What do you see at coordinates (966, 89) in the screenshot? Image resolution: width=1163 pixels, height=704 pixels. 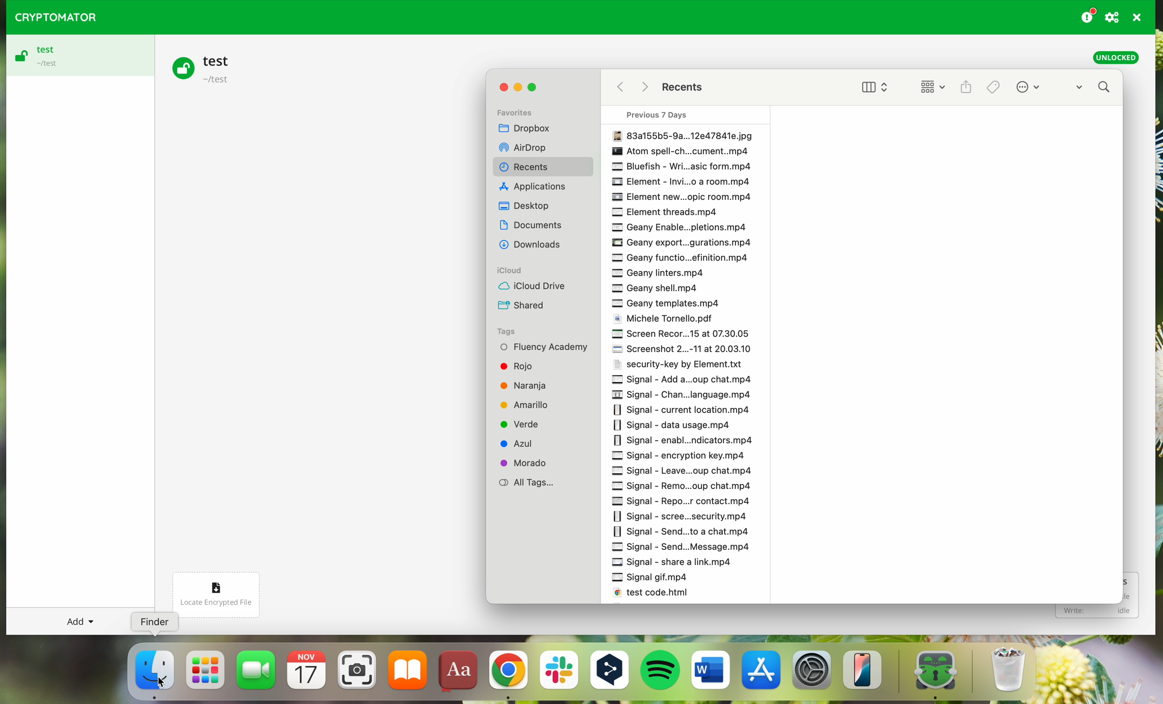 I see `share` at bounding box center [966, 89].